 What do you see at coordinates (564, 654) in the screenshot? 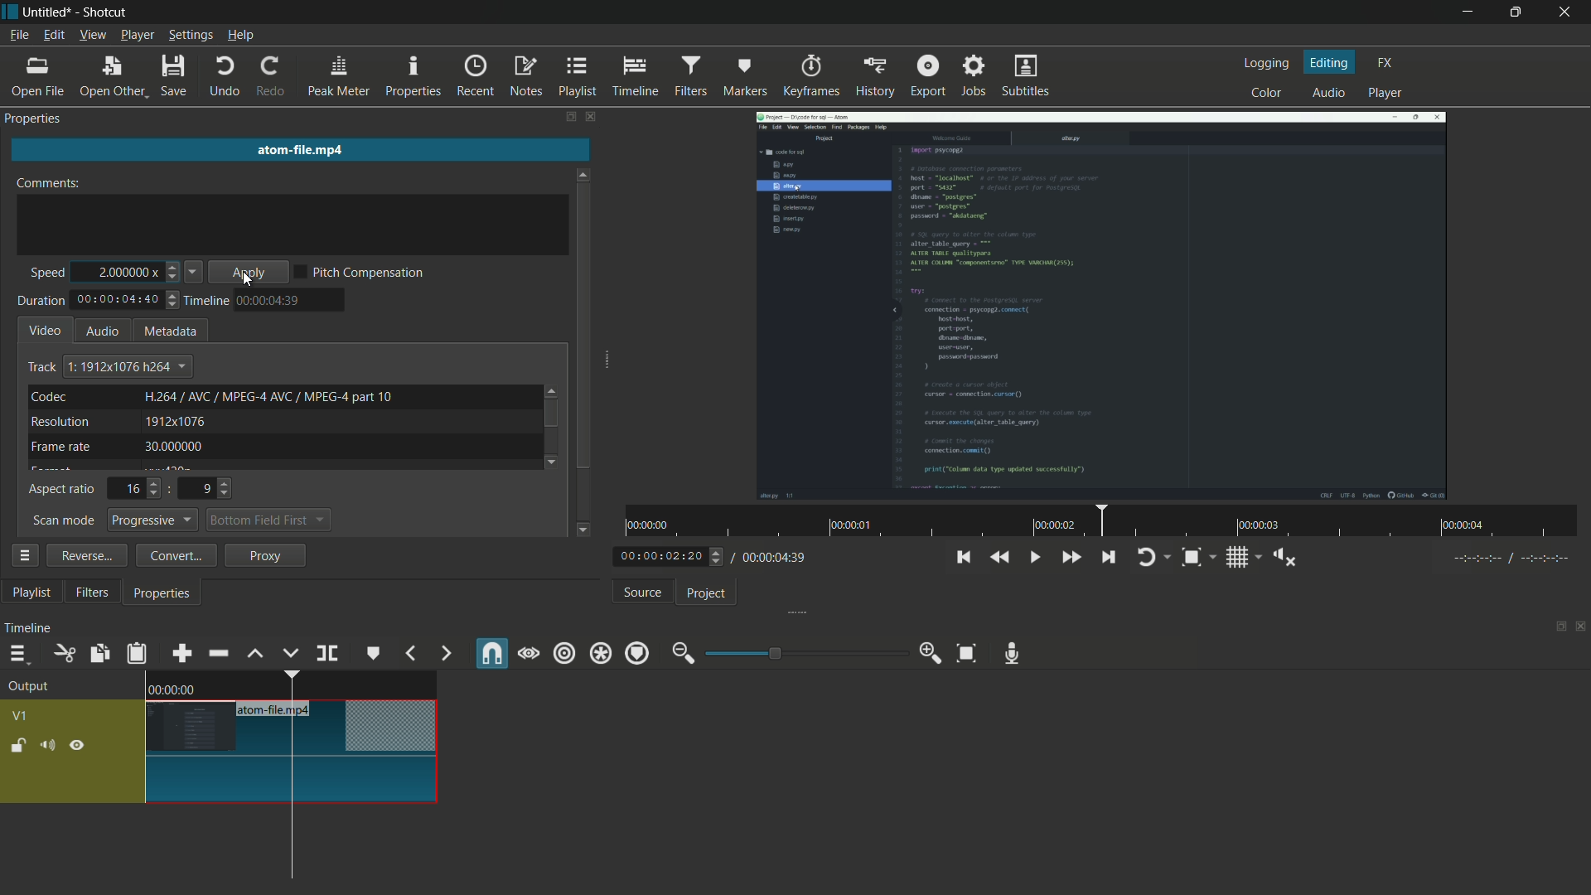
I see `ripple` at bounding box center [564, 654].